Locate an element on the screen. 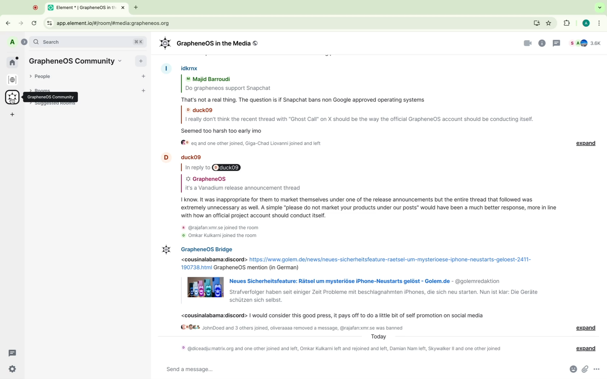 The width and height of the screenshot is (607, 379). favorites is located at coordinates (550, 23).